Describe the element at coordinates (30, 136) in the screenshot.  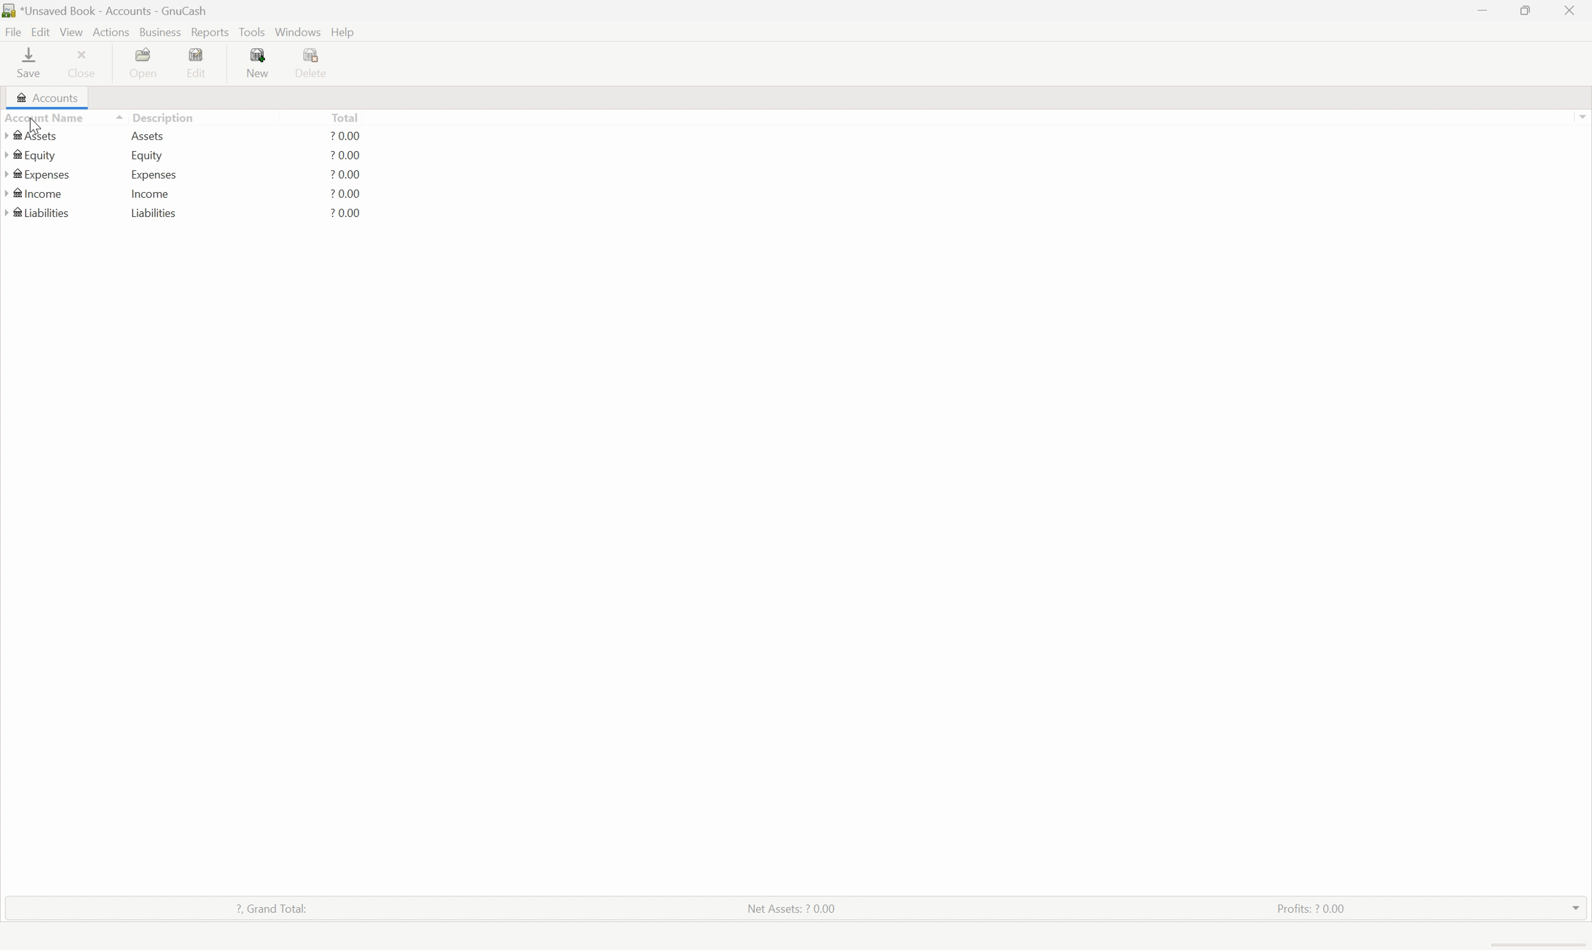
I see `Assets` at that location.